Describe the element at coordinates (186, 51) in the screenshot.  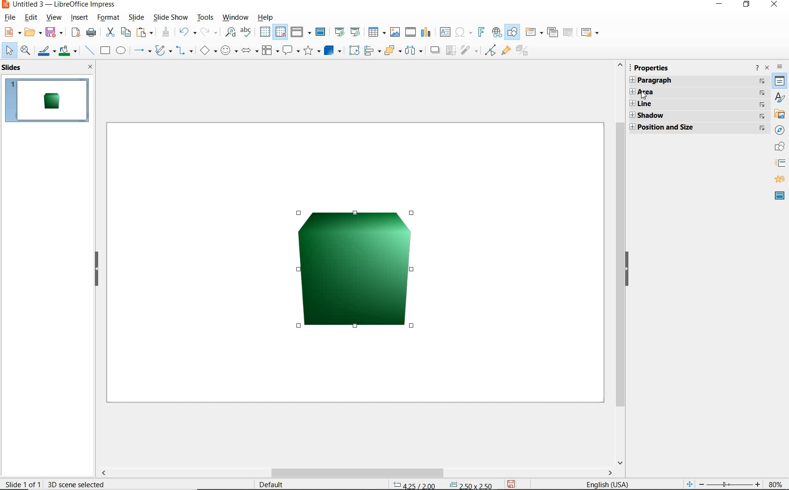
I see `connectors` at that location.